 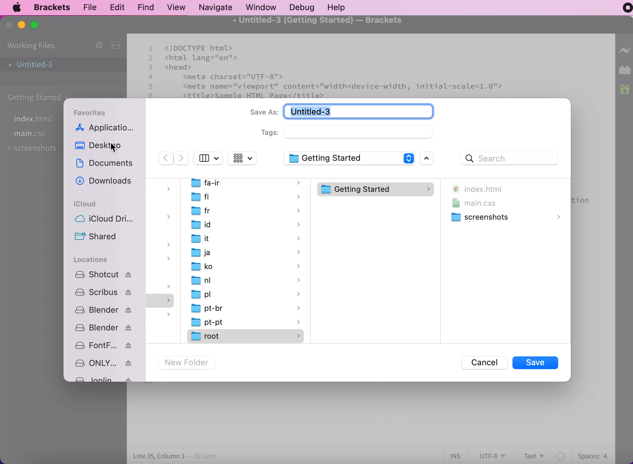 What do you see at coordinates (247, 183) in the screenshot?
I see `fa-ir` at bounding box center [247, 183].